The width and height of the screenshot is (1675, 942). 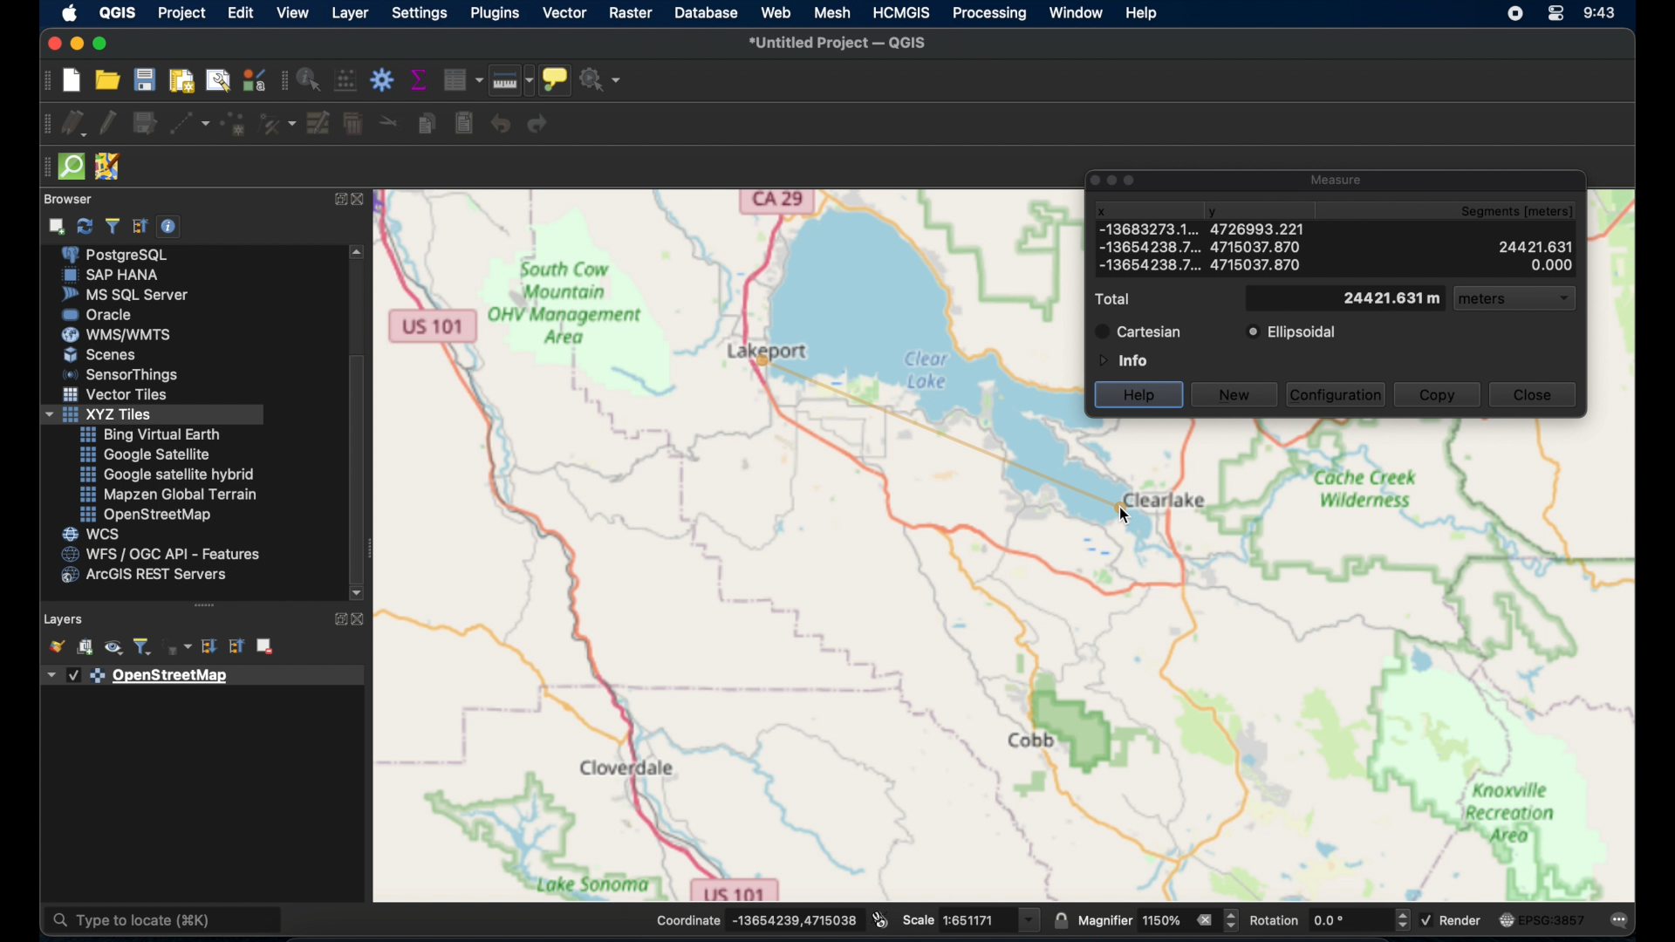 I want to click on new, so click(x=1234, y=396).